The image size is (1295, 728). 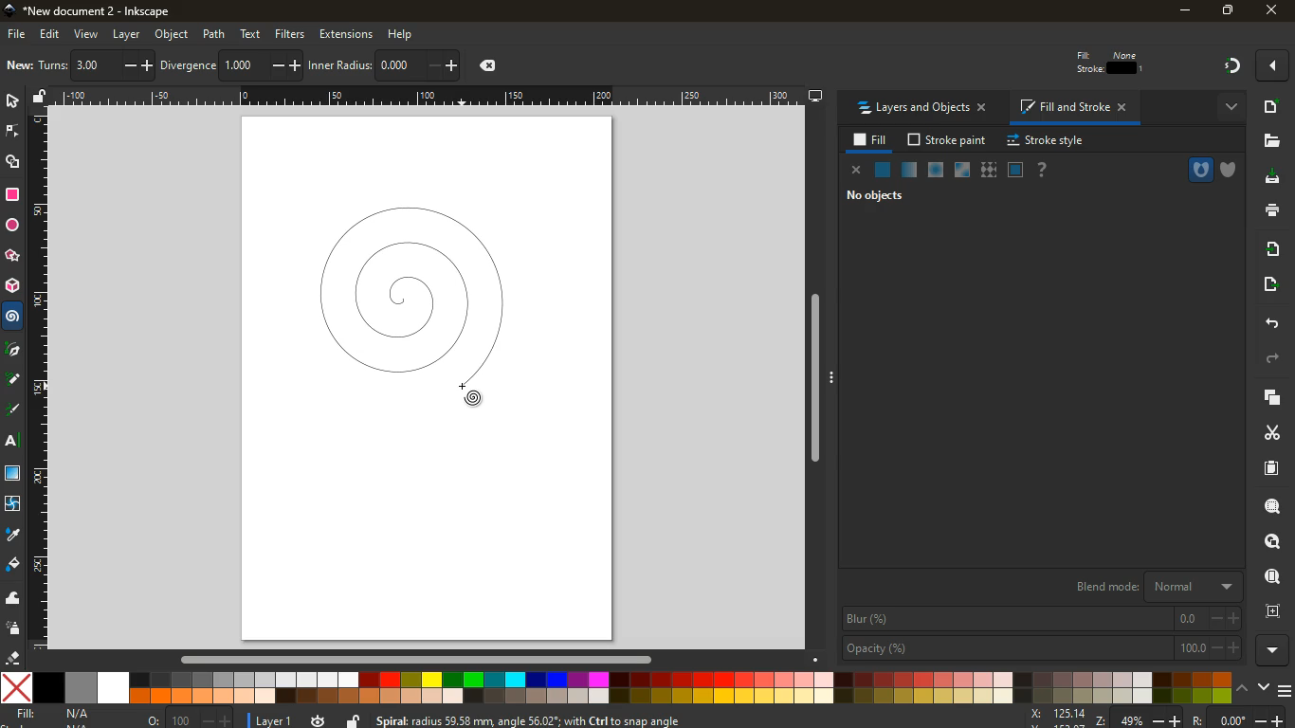 I want to click on edit, so click(x=49, y=36).